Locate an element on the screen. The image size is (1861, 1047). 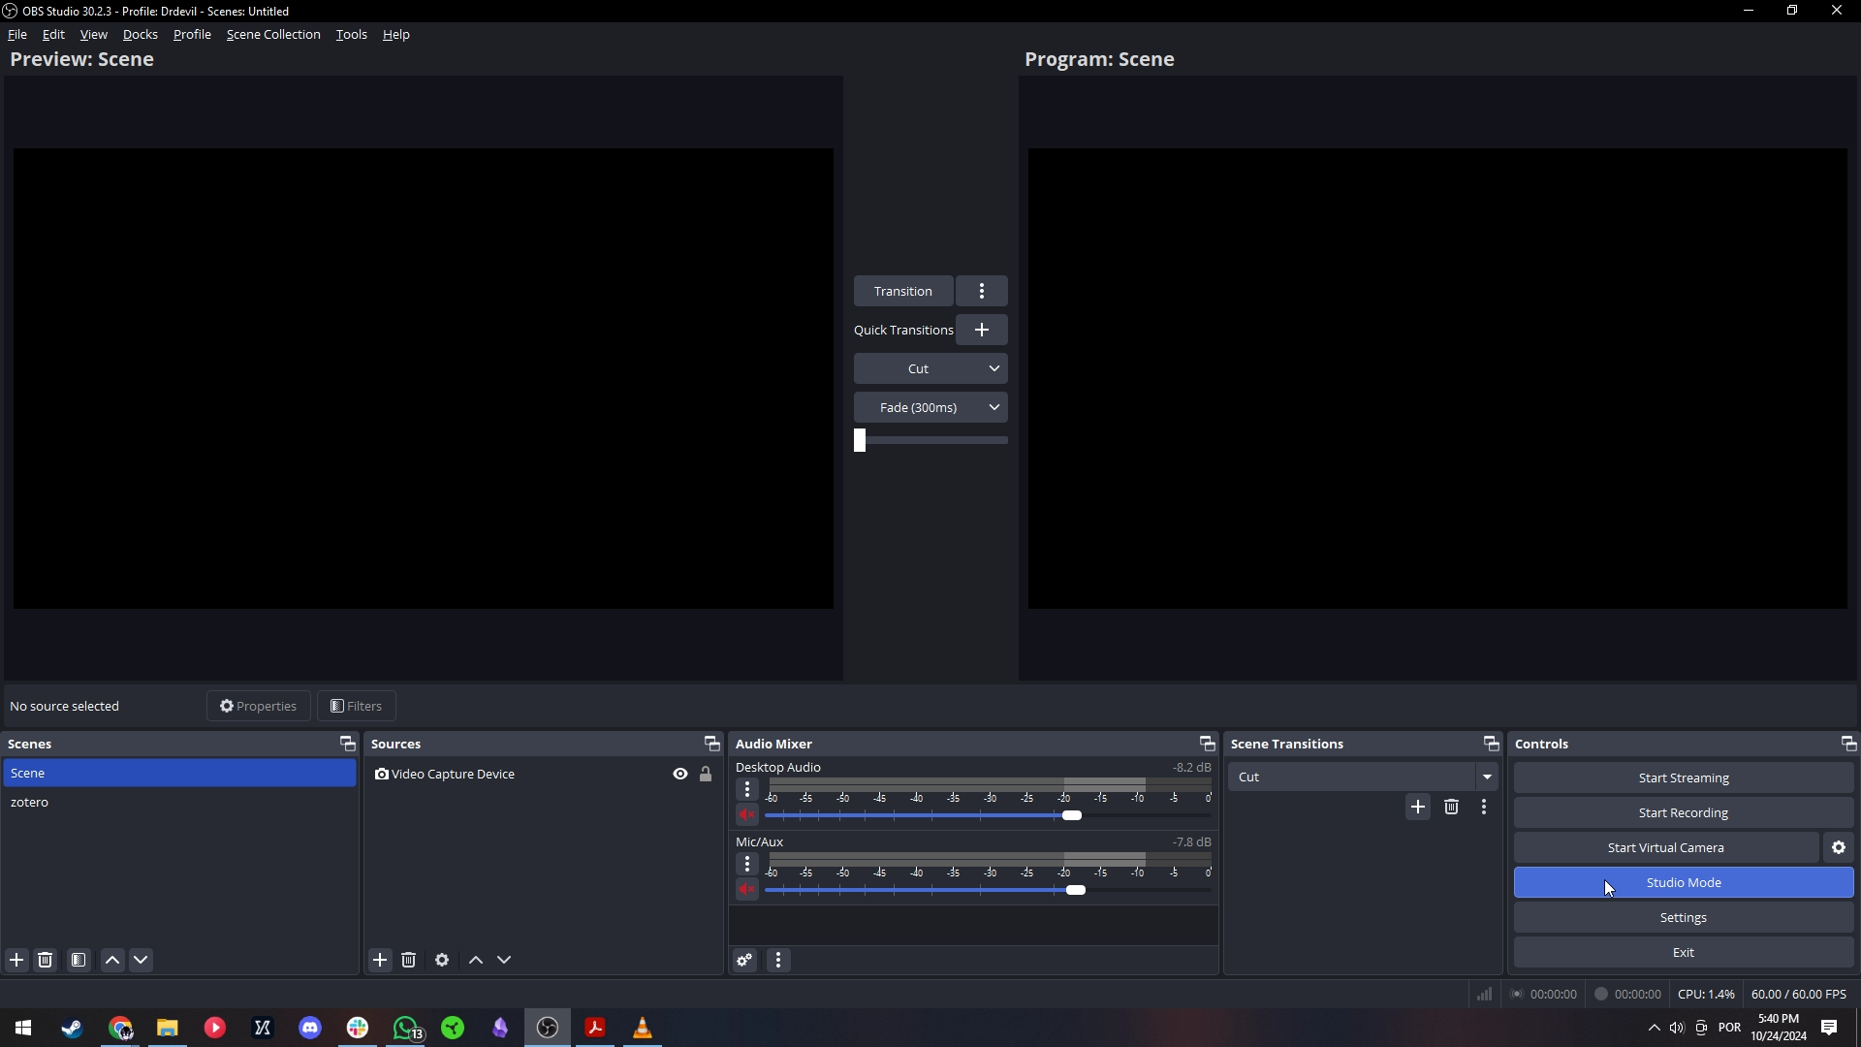
Scene collection is located at coordinates (275, 34).